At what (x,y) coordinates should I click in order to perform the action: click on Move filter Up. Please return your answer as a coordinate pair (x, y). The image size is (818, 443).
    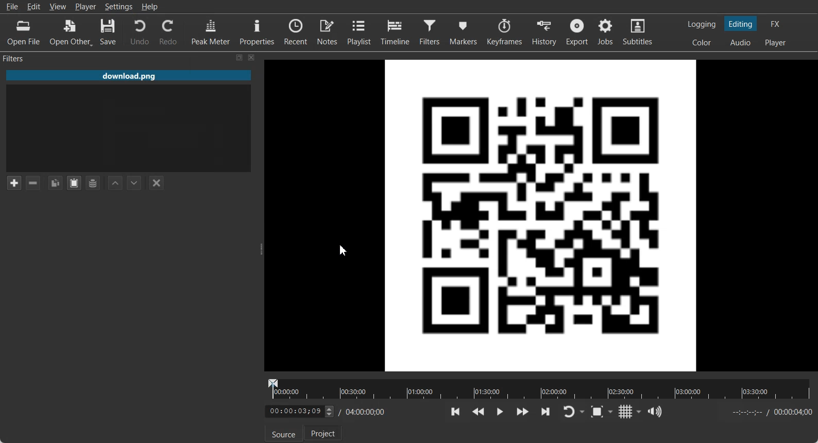
    Looking at the image, I should click on (115, 183).